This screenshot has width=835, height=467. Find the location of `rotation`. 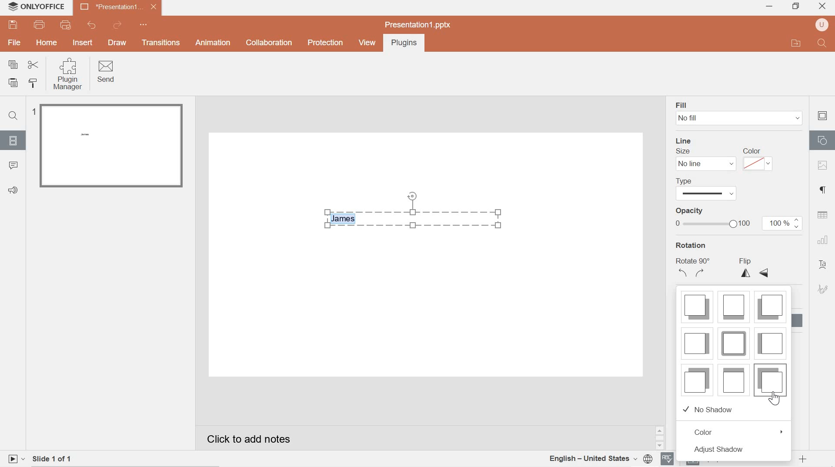

rotation is located at coordinates (691, 244).